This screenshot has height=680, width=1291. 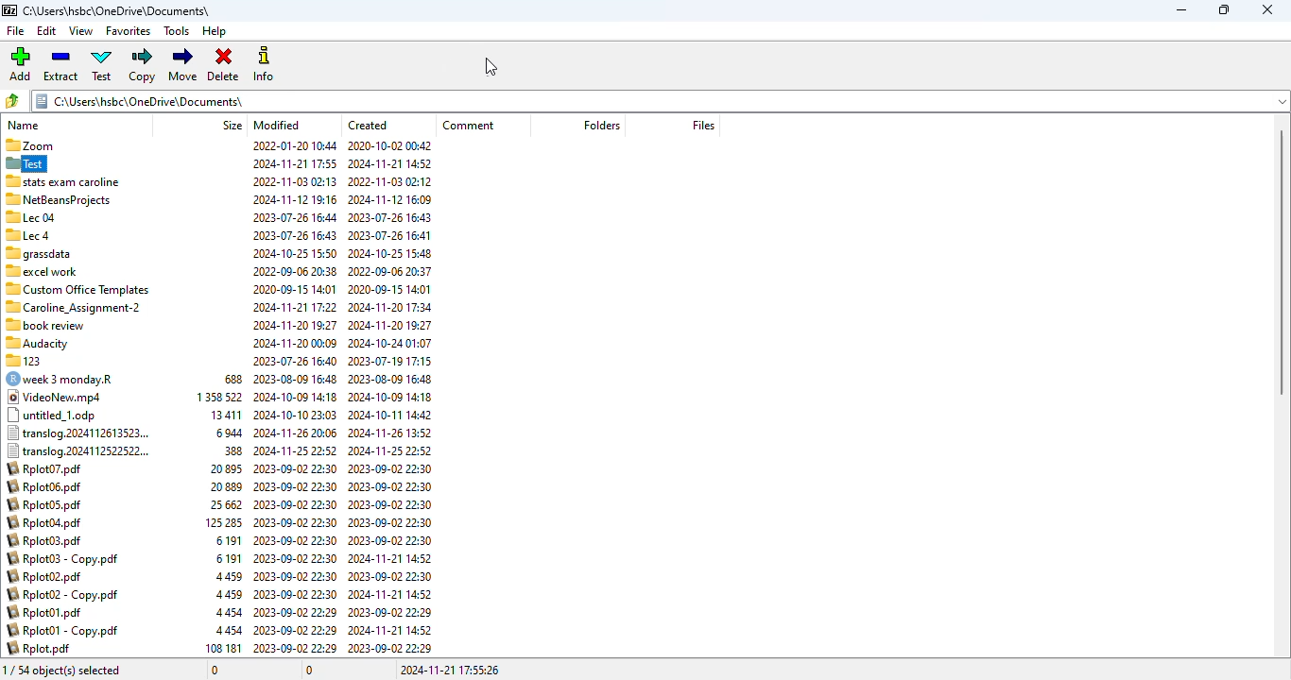 I want to click on Rplot03 - Copy.pdf, so click(x=62, y=557).